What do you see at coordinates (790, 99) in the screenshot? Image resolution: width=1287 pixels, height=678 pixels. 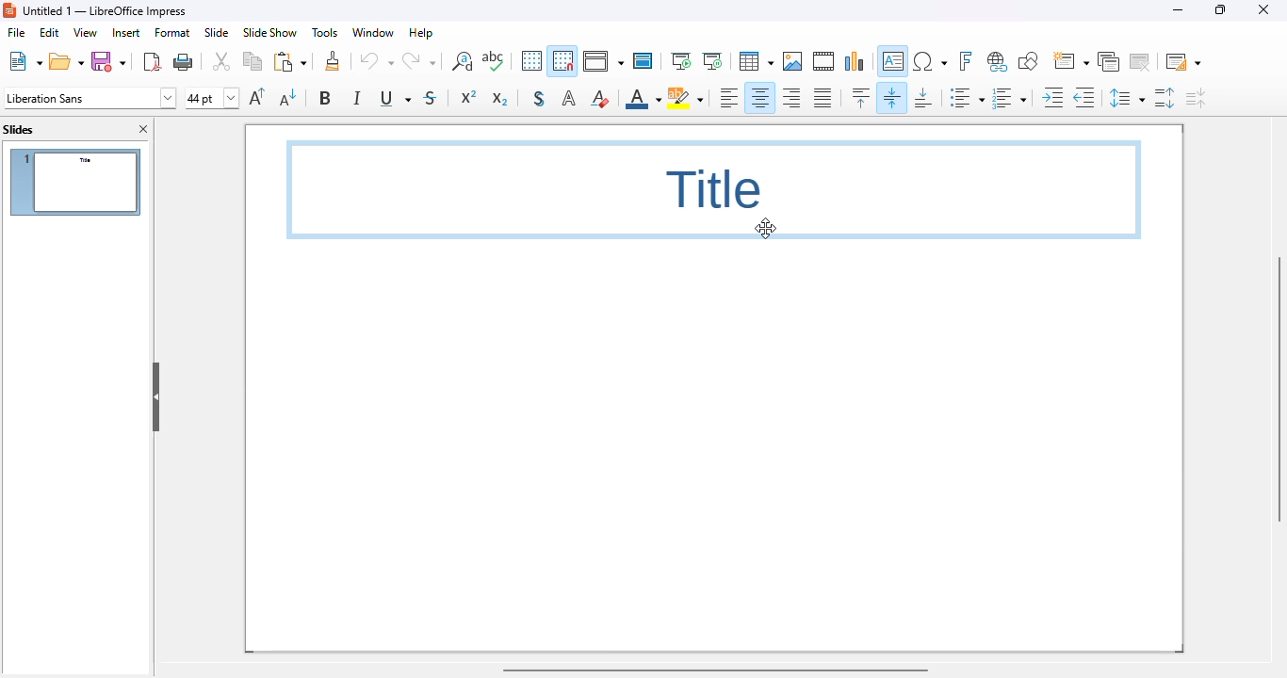 I see `align right` at bounding box center [790, 99].